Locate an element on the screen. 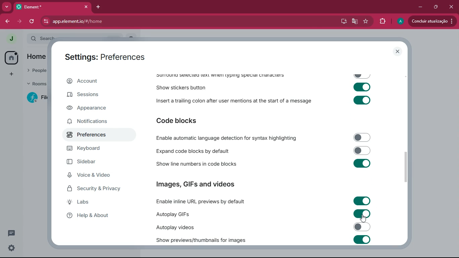 The image size is (459, 258). account is located at coordinates (96, 81).